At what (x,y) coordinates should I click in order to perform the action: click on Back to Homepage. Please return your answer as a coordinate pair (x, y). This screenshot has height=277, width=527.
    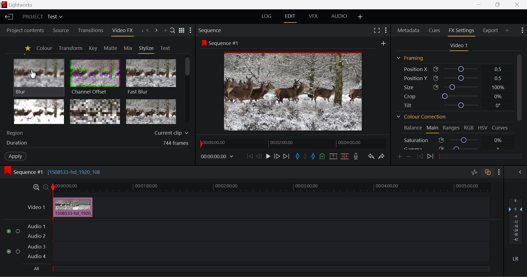
    Looking at the image, I should click on (8, 17).